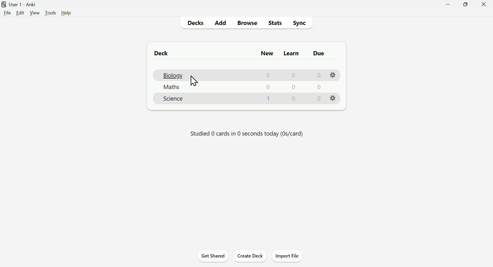 The height and width of the screenshot is (267, 493). I want to click on Sync, so click(301, 22).